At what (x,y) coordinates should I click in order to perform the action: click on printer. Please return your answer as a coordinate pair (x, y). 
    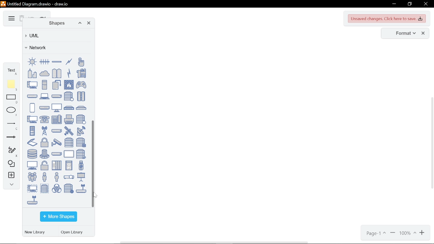
    Looking at the image, I should click on (69, 119).